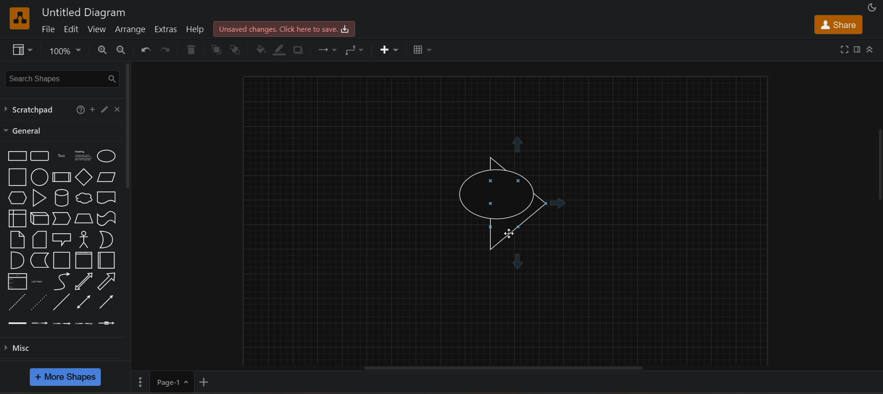  I want to click on table, so click(422, 50).